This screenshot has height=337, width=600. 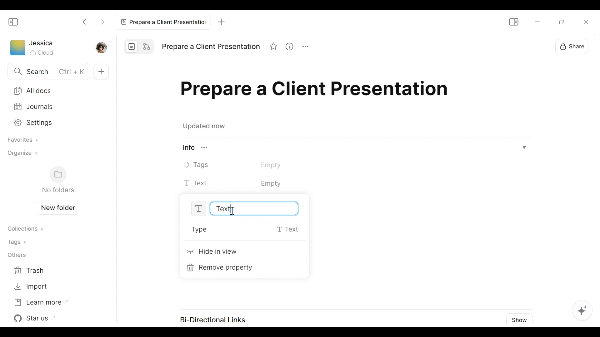 I want to click on View Information, so click(x=355, y=148).